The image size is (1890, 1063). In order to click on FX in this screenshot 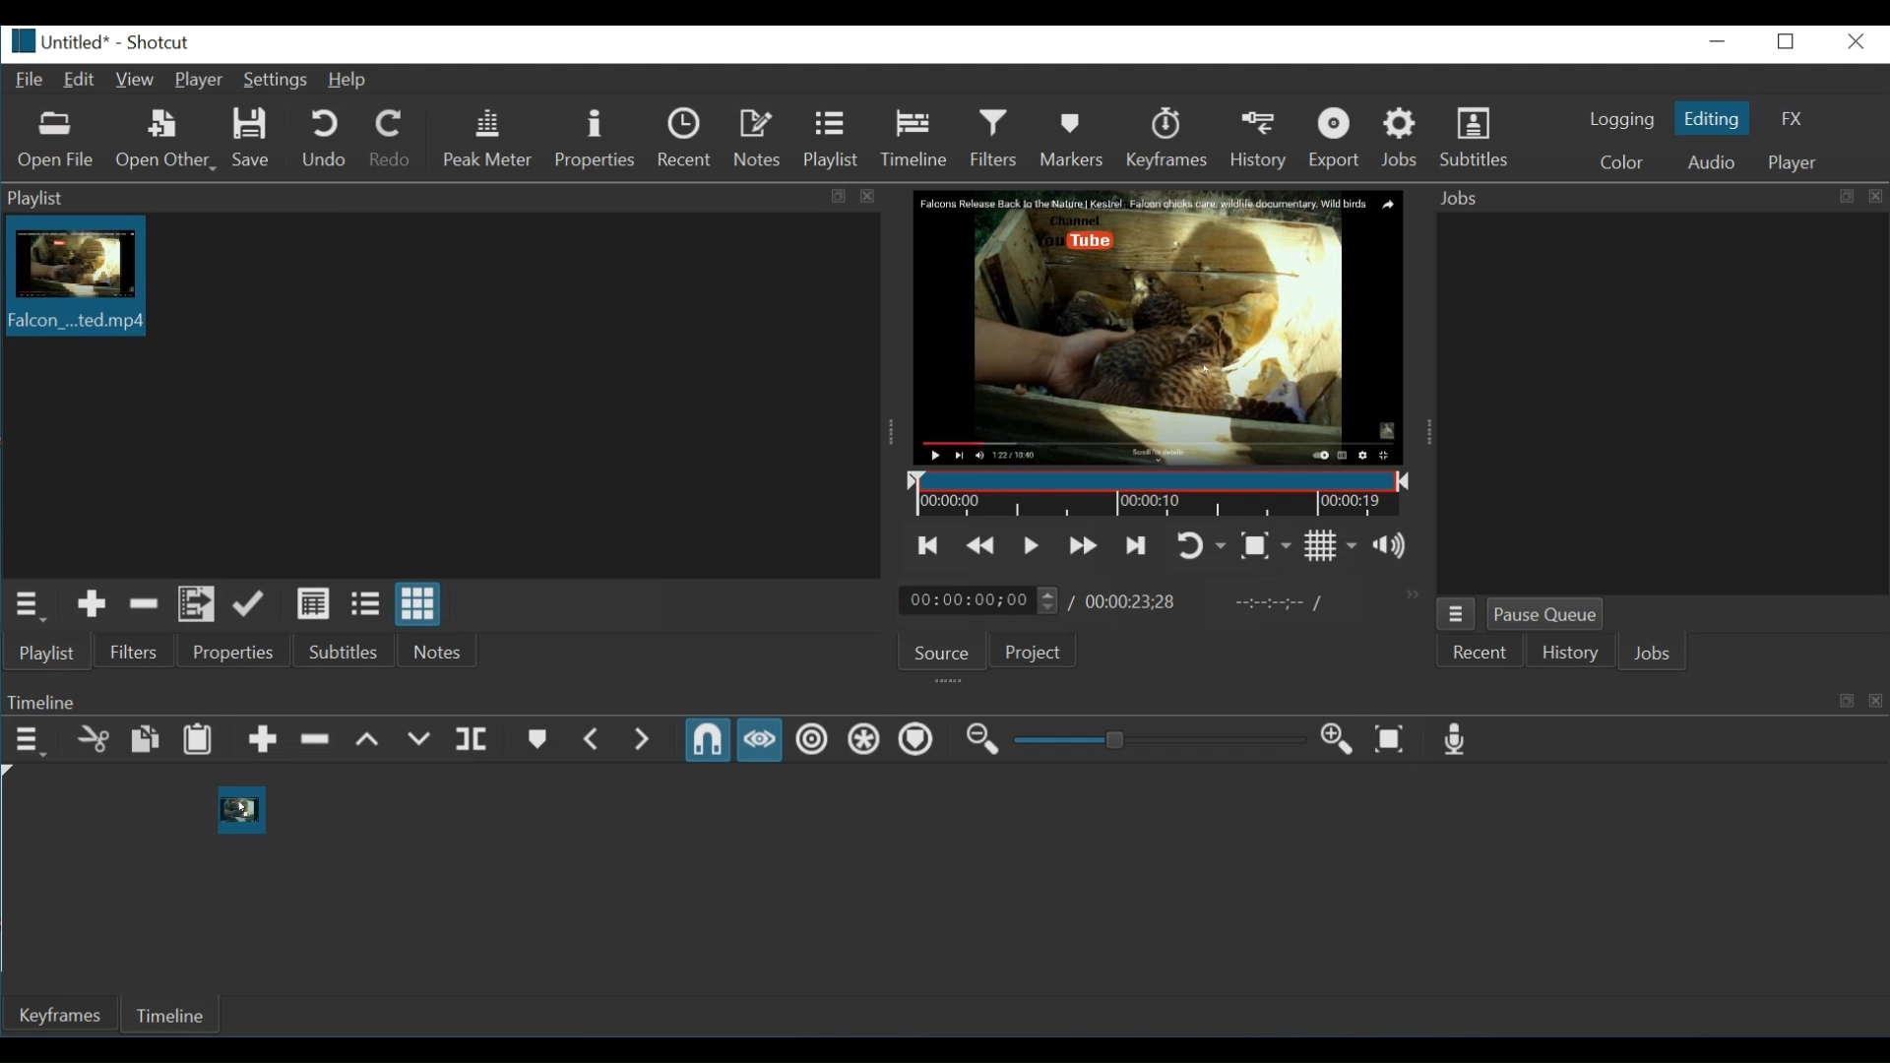, I will do `click(1791, 118)`.